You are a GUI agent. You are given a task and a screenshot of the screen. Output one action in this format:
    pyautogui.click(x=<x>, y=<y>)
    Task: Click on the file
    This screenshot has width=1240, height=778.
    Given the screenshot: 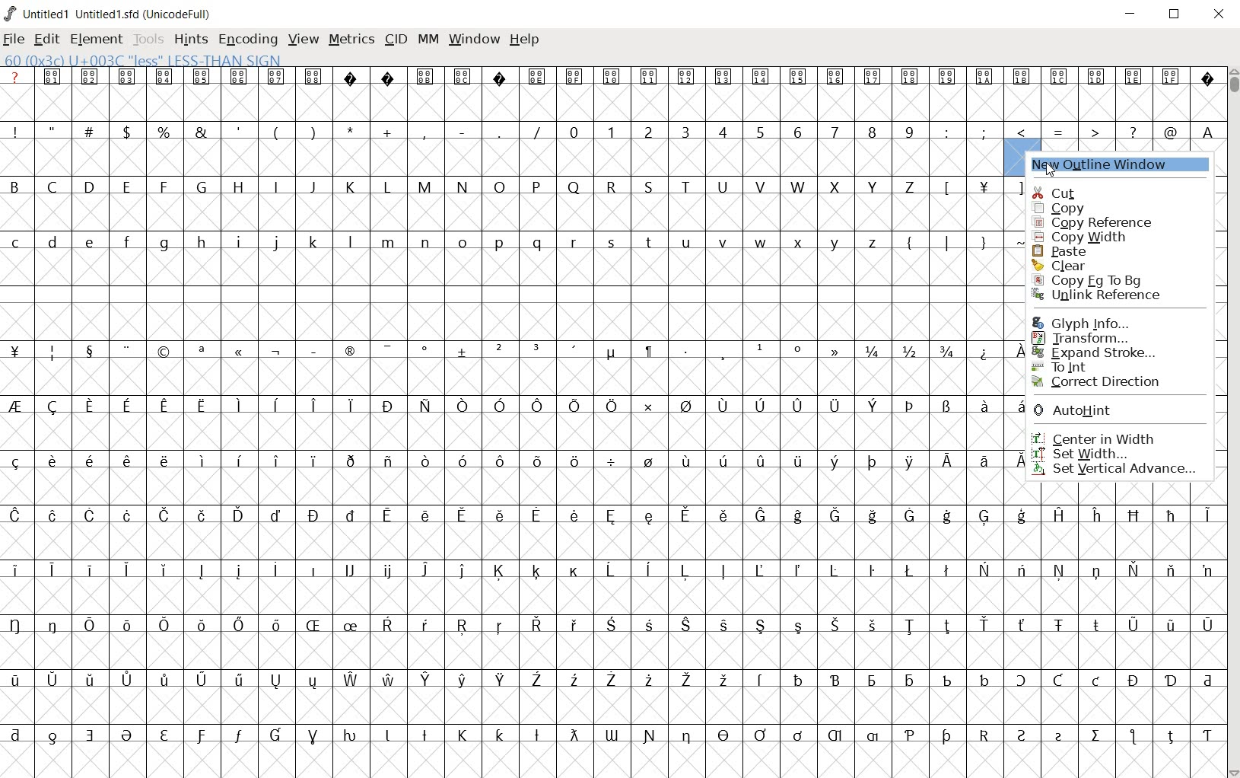 What is the action you would take?
    pyautogui.click(x=15, y=40)
    